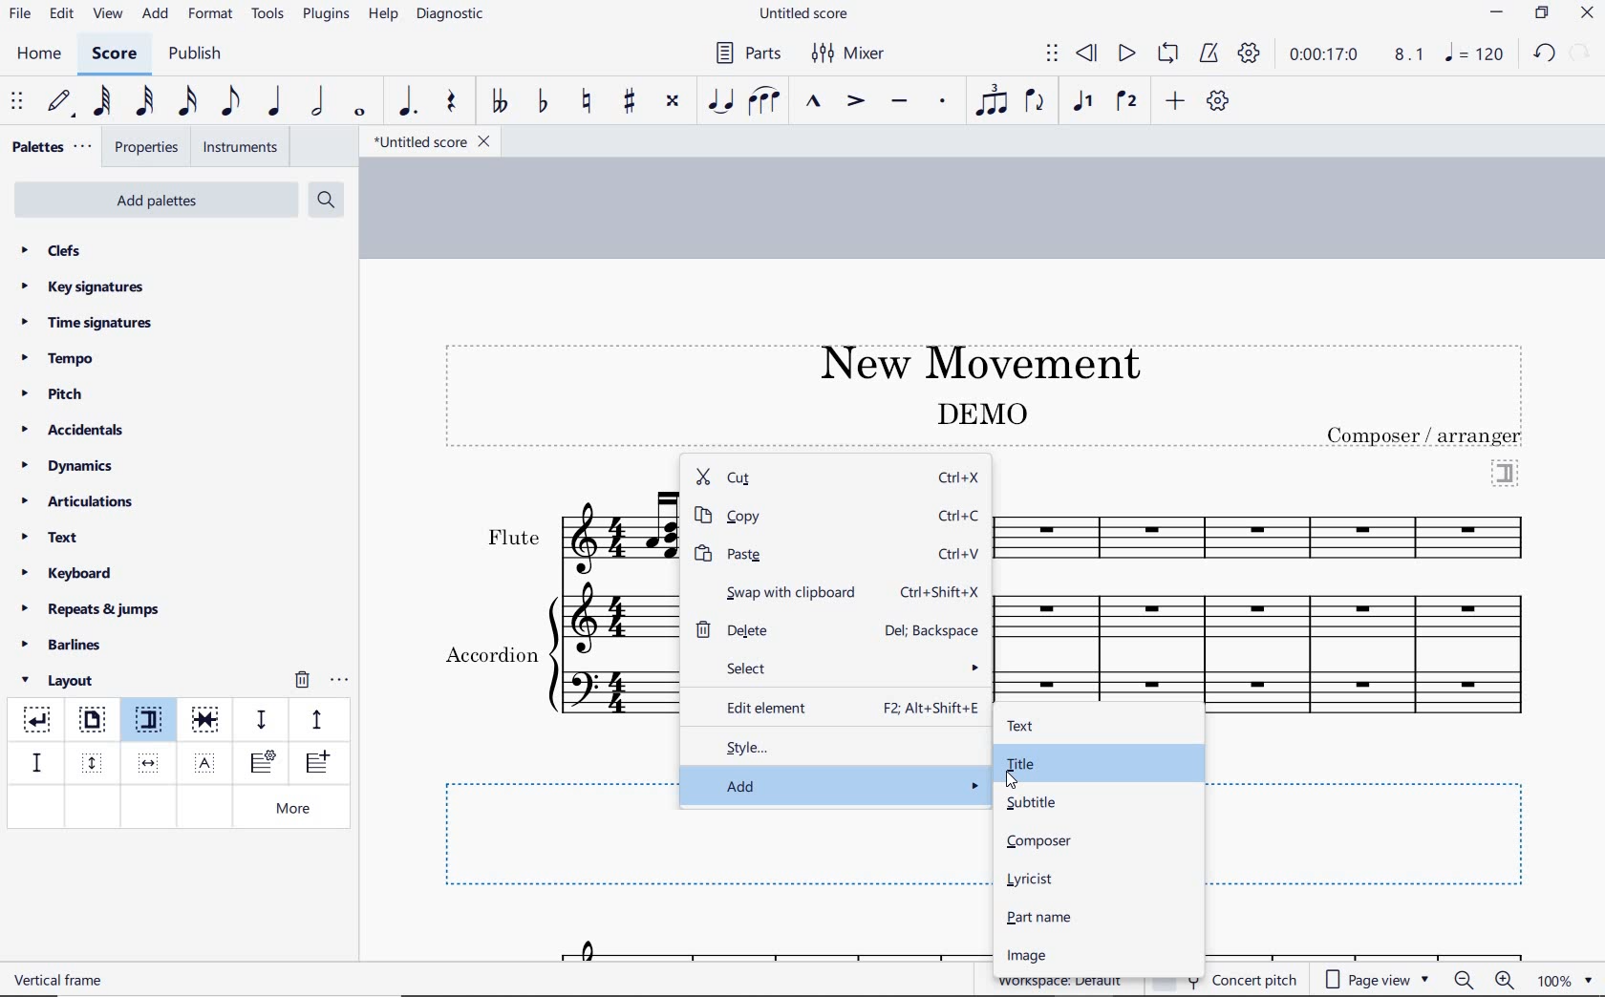 The height and width of the screenshot is (997, 1605). Describe the element at coordinates (95, 761) in the screenshot. I see `insert vertical frame` at that location.